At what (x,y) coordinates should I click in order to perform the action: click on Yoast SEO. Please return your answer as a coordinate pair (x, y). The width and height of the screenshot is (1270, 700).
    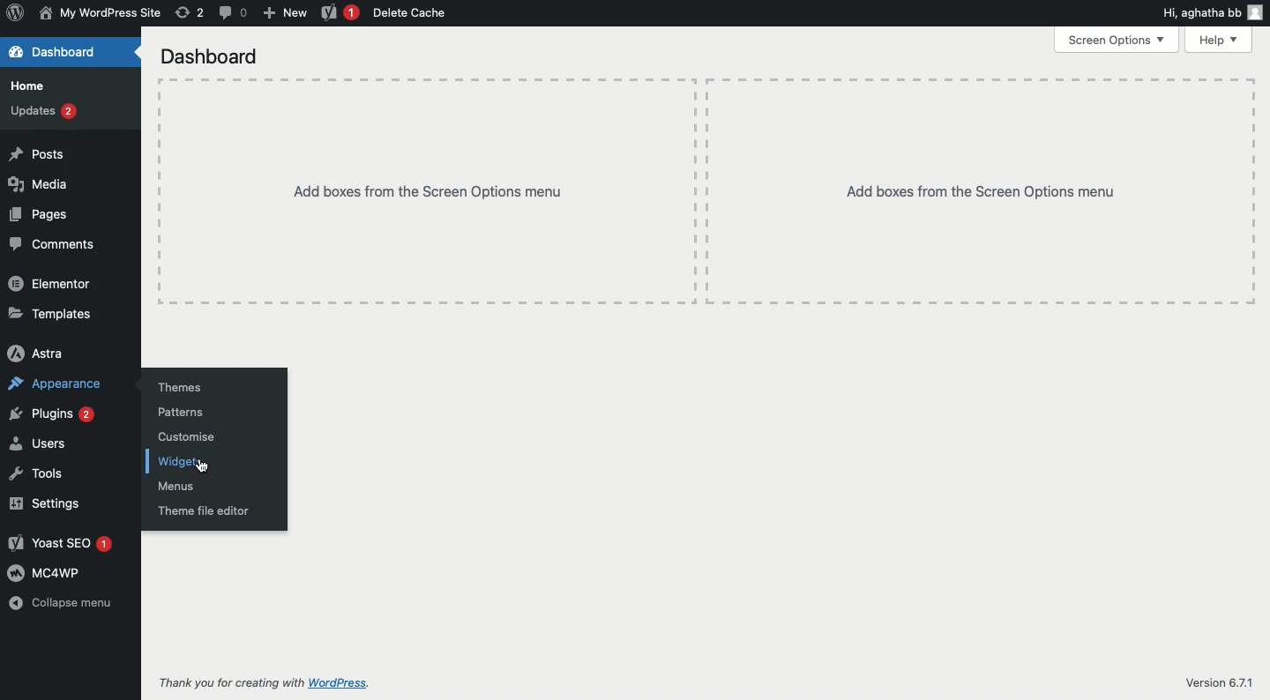
    Looking at the image, I should click on (61, 544).